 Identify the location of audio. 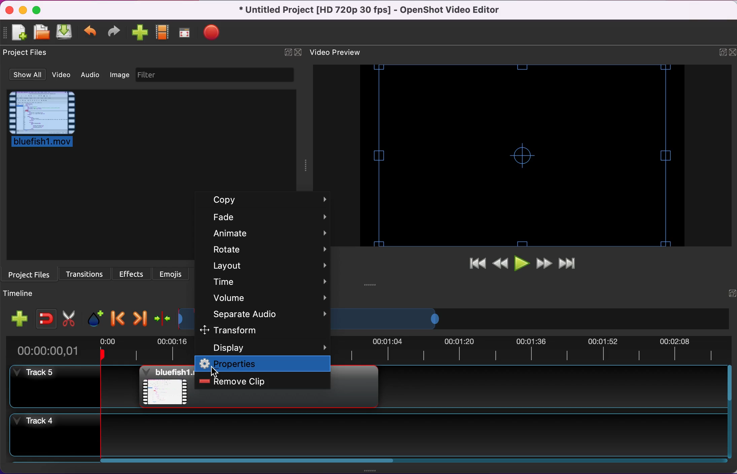
(87, 75).